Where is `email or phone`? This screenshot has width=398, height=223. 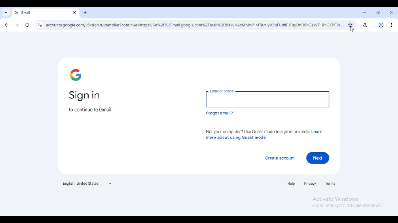 email or phone is located at coordinates (267, 97).